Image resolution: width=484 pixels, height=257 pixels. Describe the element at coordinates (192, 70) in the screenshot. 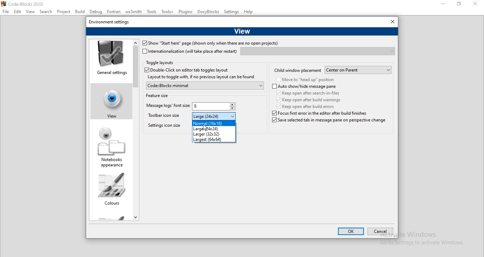

I see `Double-Click on editor tab toggles layout` at that location.